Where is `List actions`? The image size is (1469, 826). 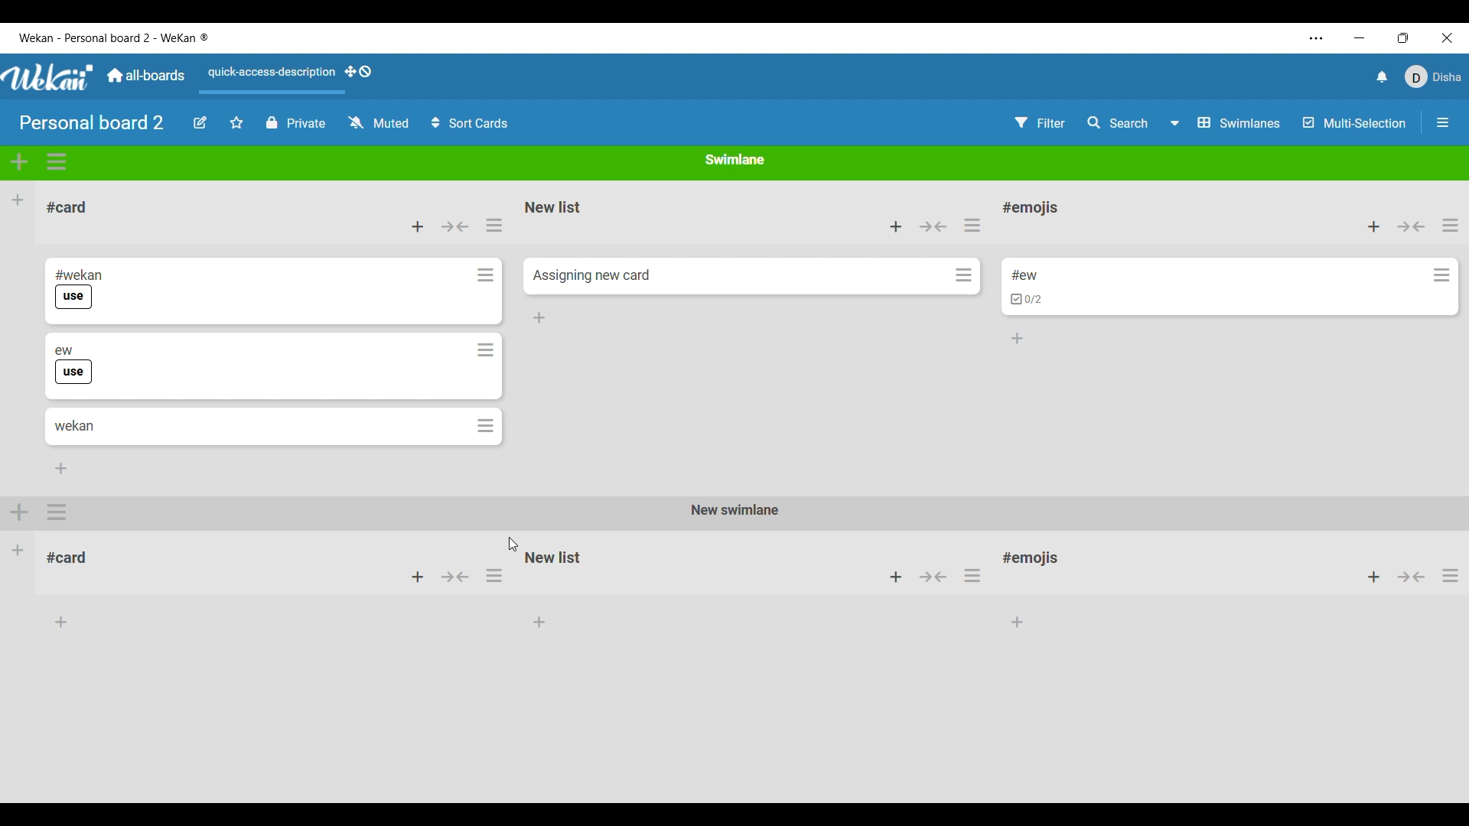 List actions is located at coordinates (1451, 225).